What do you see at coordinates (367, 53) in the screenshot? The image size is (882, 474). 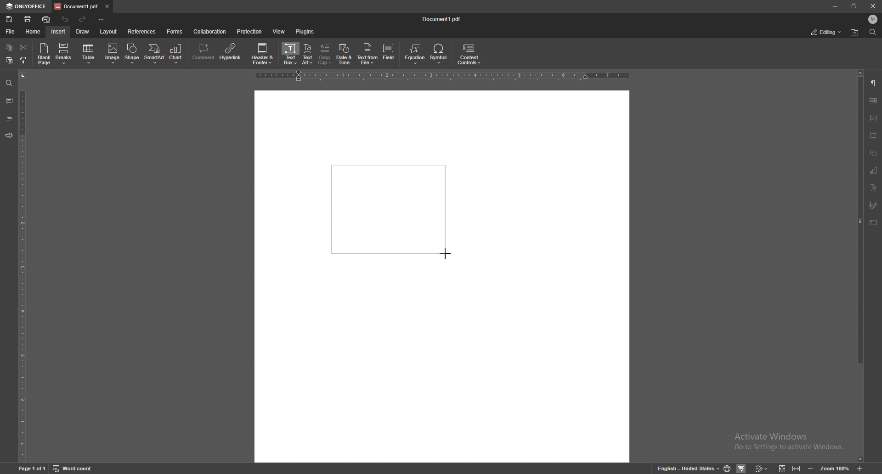 I see `text from file` at bounding box center [367, 53].